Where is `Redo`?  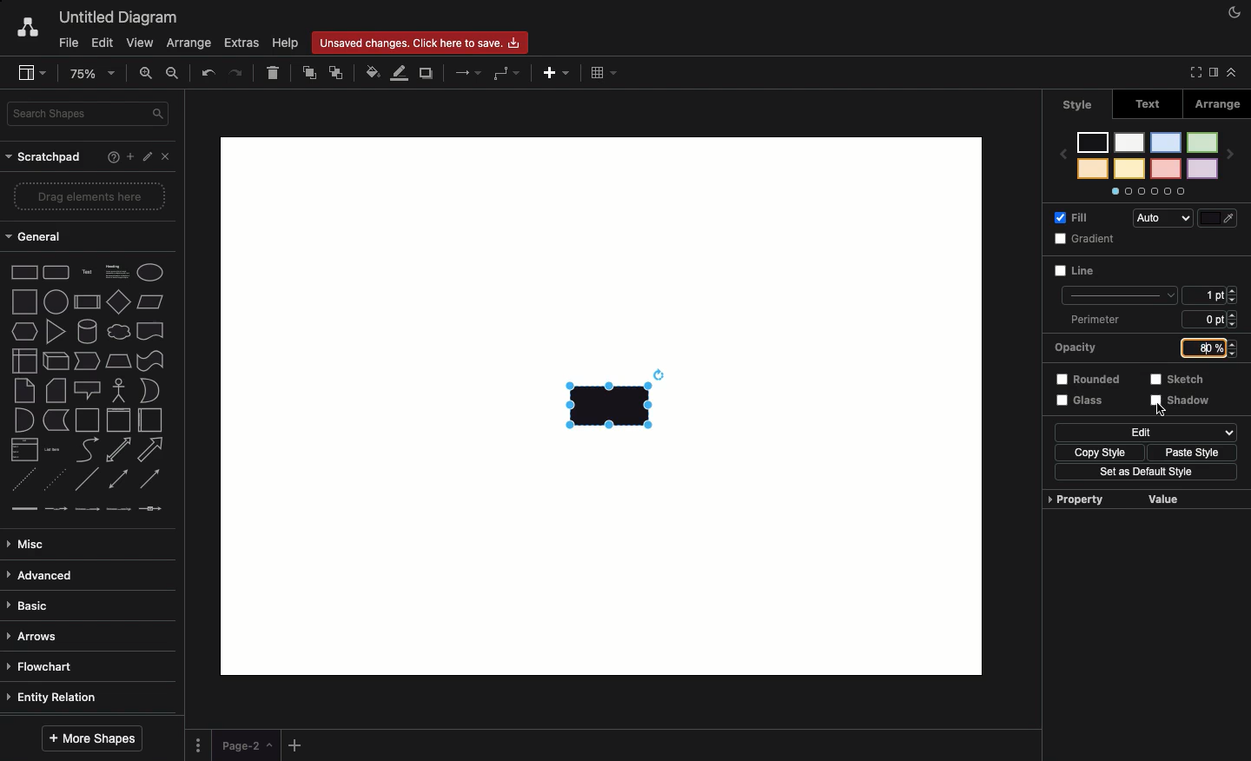
Redo is located at coordinates (238, 76).